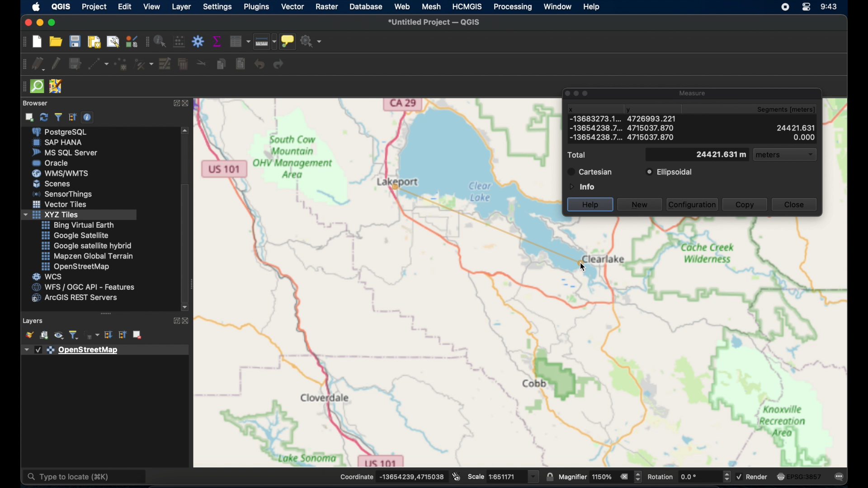 The height and width of the screenshot is (488, 868). Describe the element at coordinates (589, 118) in the screenshot. I see `-13683273.1... 4726993.221` at that location.